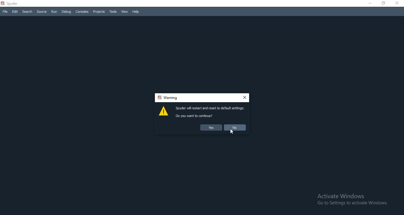  I want to click on Source, so click(42, 11).